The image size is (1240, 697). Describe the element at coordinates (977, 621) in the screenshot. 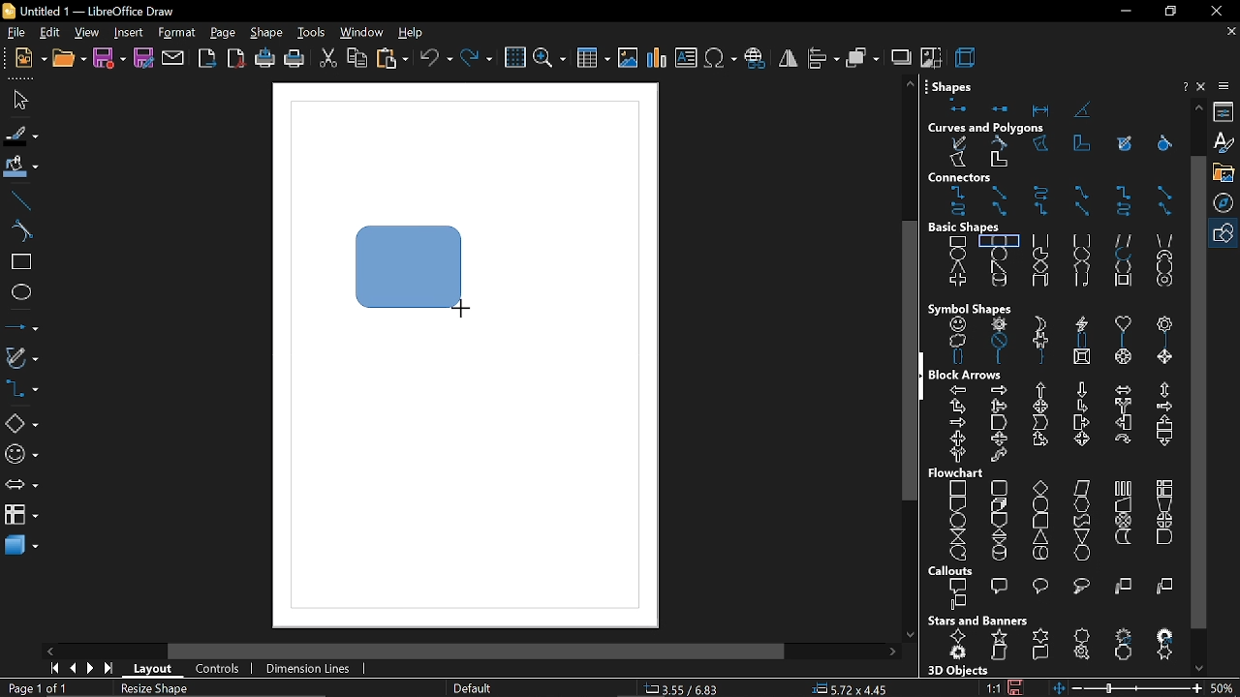

I see `stars and banners` at that location.